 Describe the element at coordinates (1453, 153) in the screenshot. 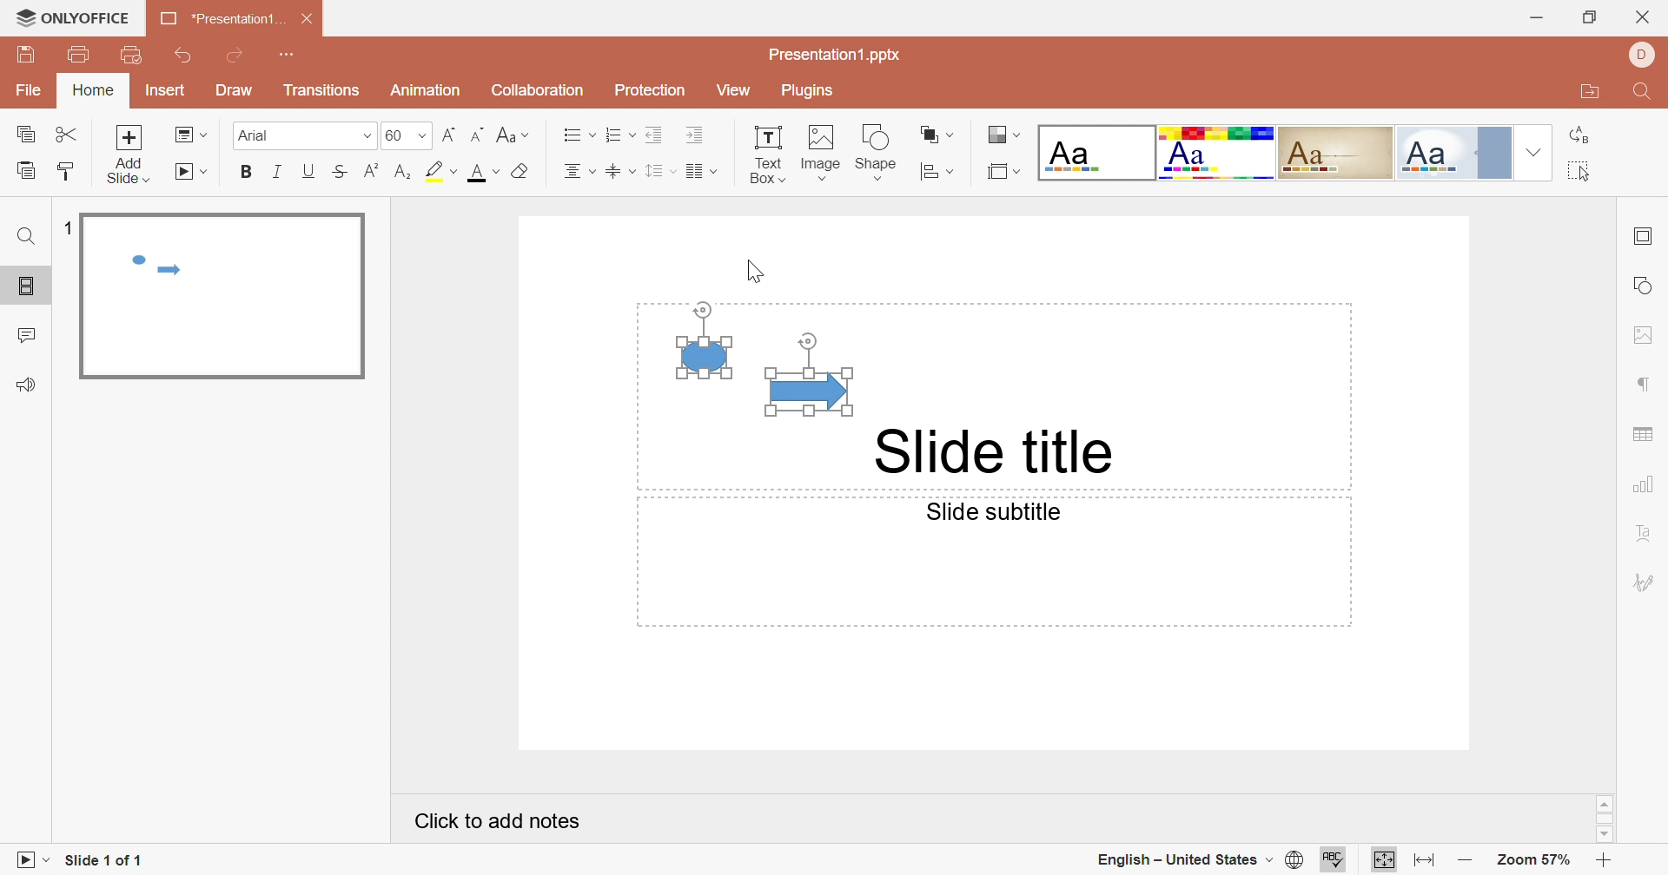

I see `Official` at that location.